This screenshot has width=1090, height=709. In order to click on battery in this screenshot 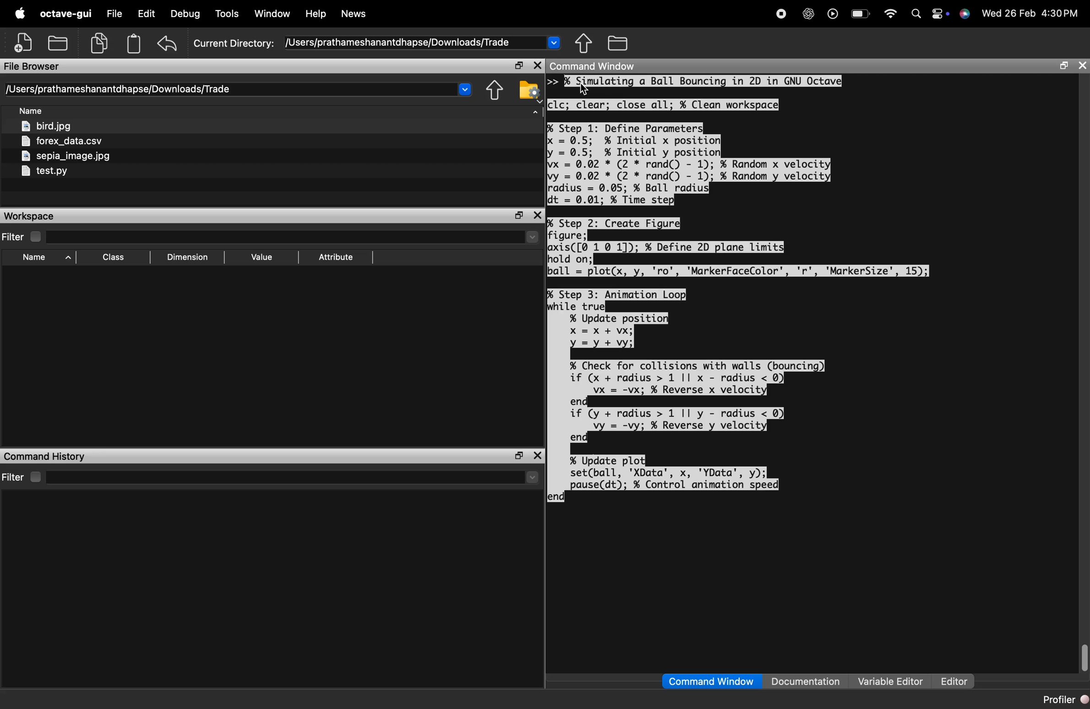, I will do `click(861, 14)`.